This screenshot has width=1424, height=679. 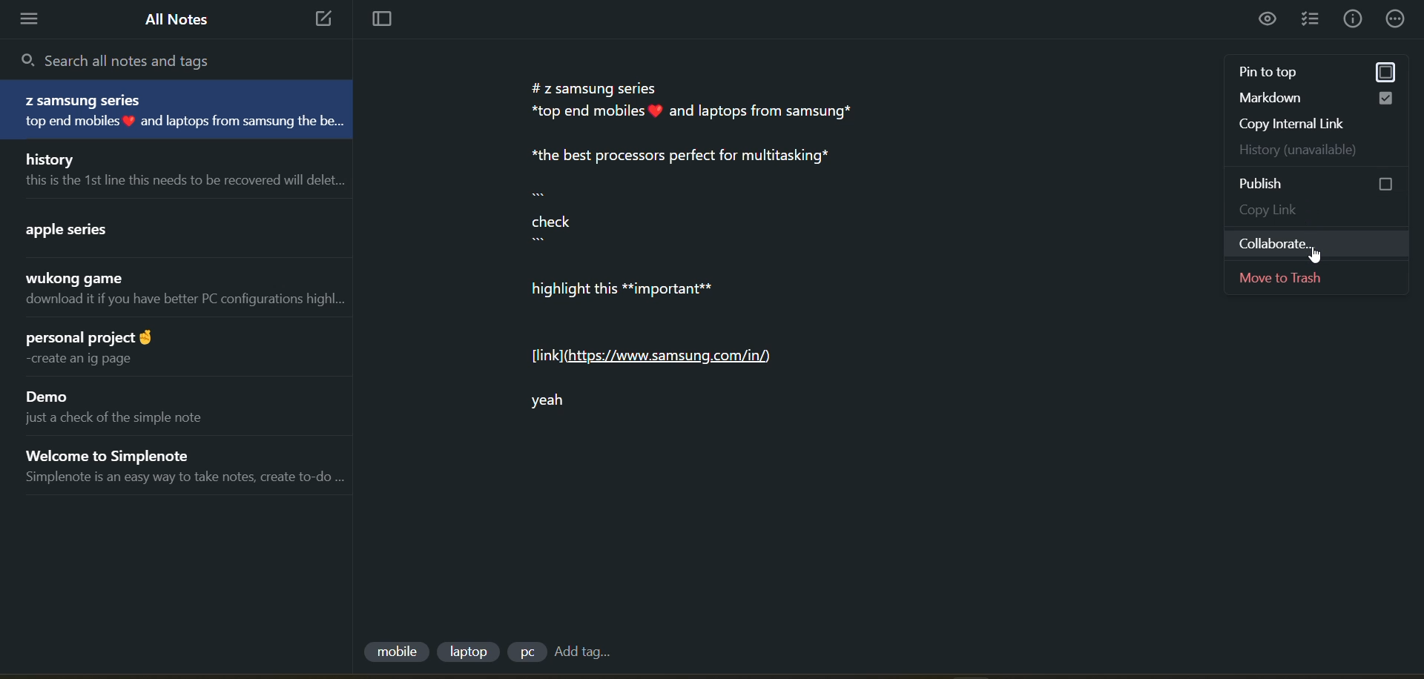 What do you see at coordinates (126, 59) in the screenshot?
I see `search all notes and tags` at bounding box center [126, 59].